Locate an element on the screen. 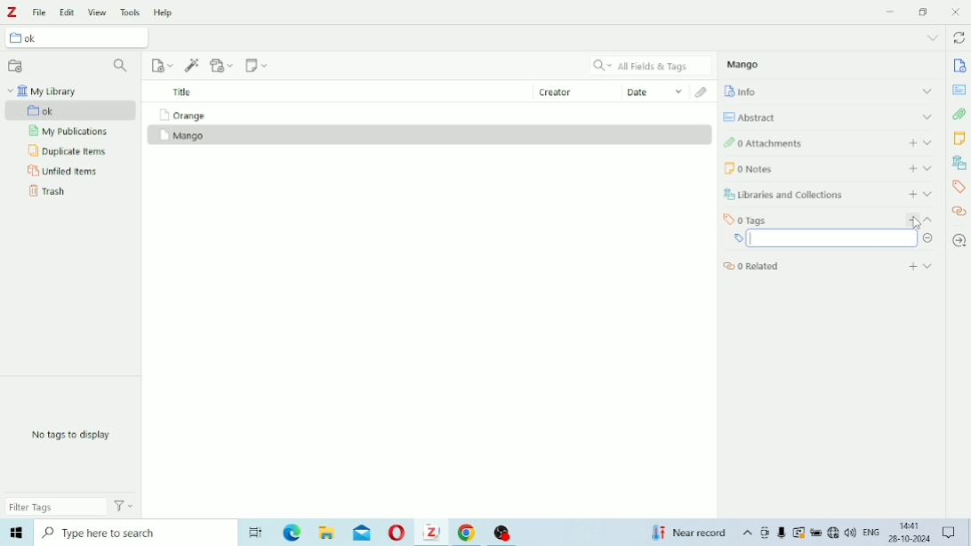  Logo is located at coordinates (12, 13).